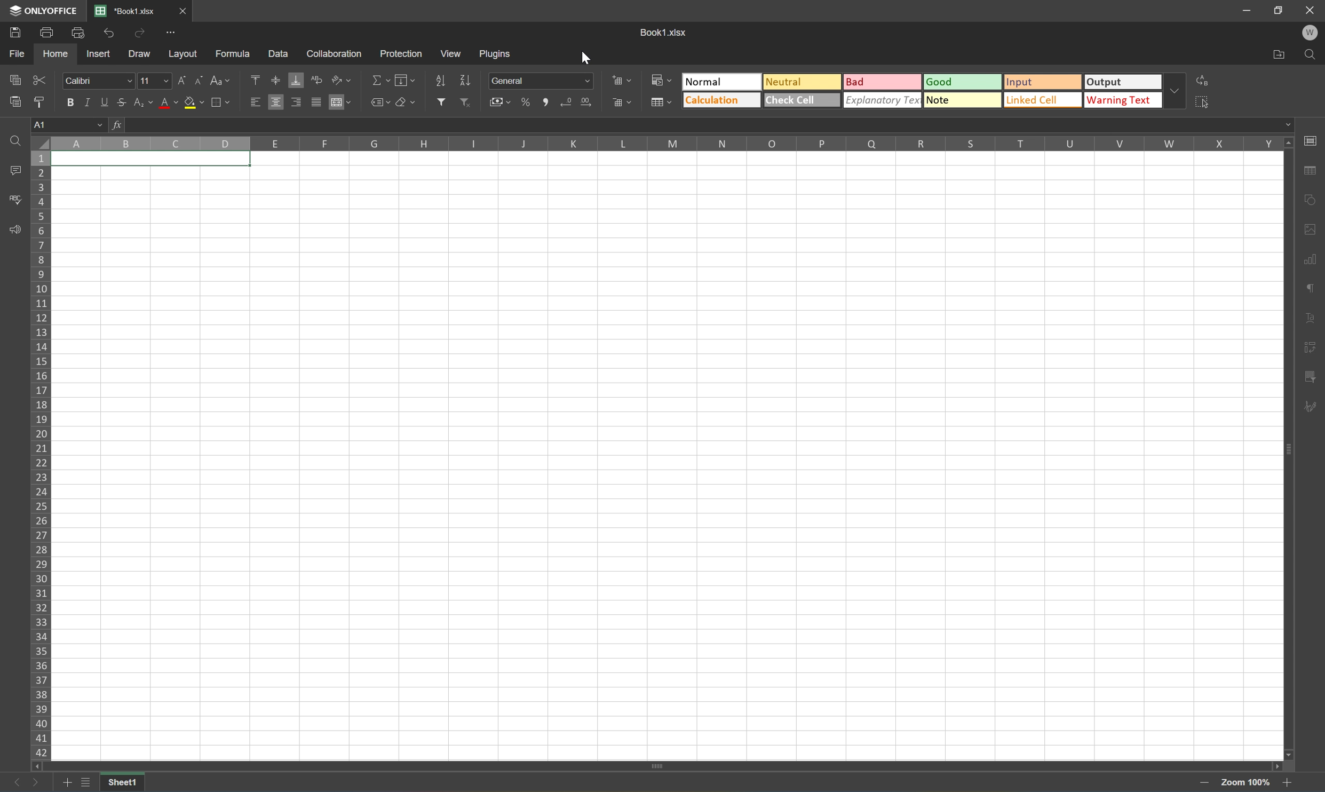 This screenshot has height=792, width=1325. Describe the element at coordinates (1310, 202) in the screenshot. I see `Shape settings` at that location.